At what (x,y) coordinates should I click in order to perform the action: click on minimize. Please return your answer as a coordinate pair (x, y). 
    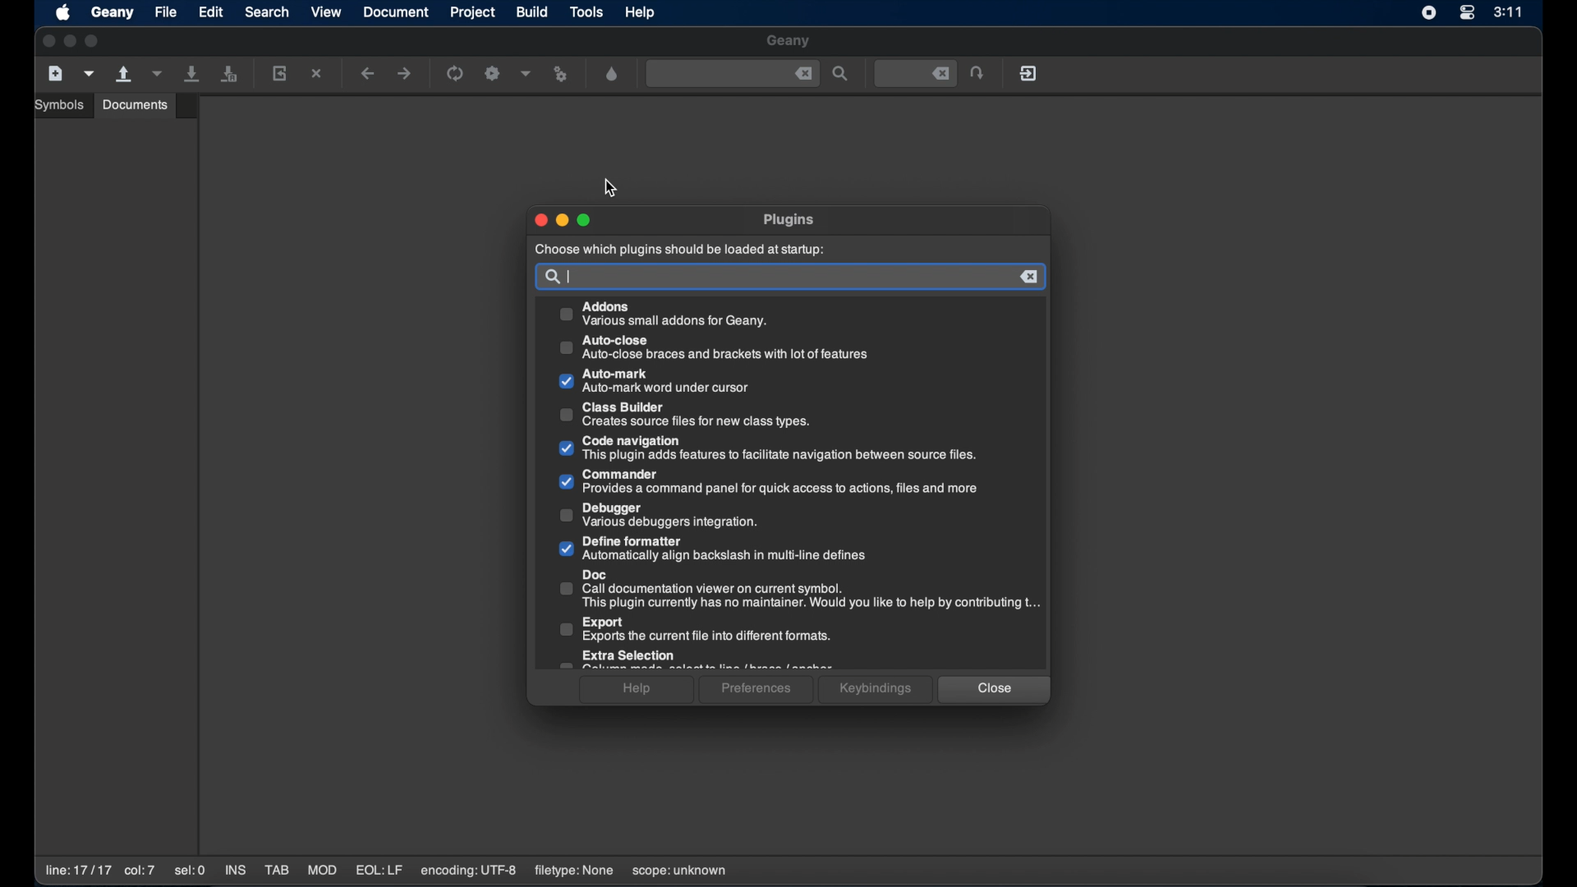
    Looking at the image, I should click on (71, 42).